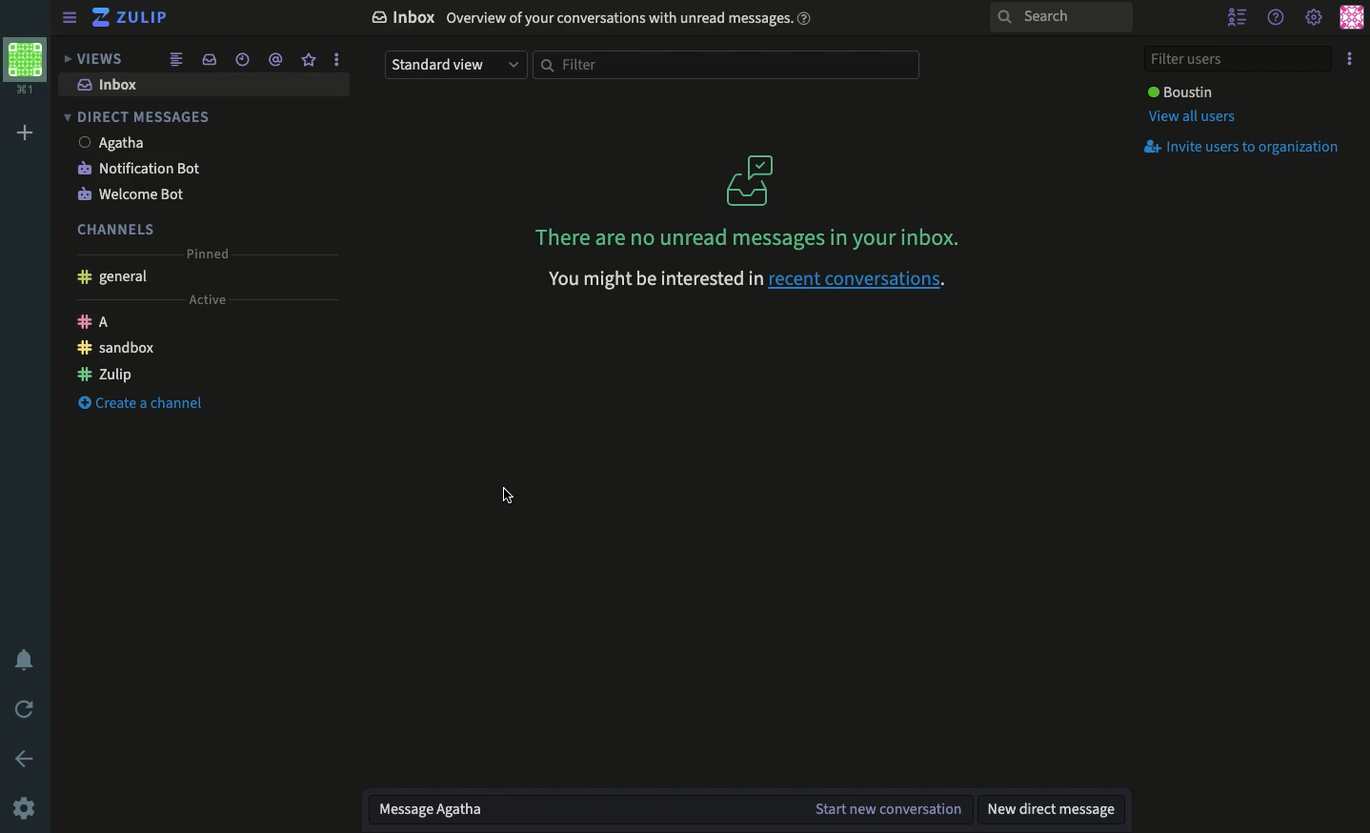 The width and height of the screenshot is (1370, 833). What do you see at coordinates (746, 278) in the screenshot?
I see `recent conversations` at bounding box center [746, 278].